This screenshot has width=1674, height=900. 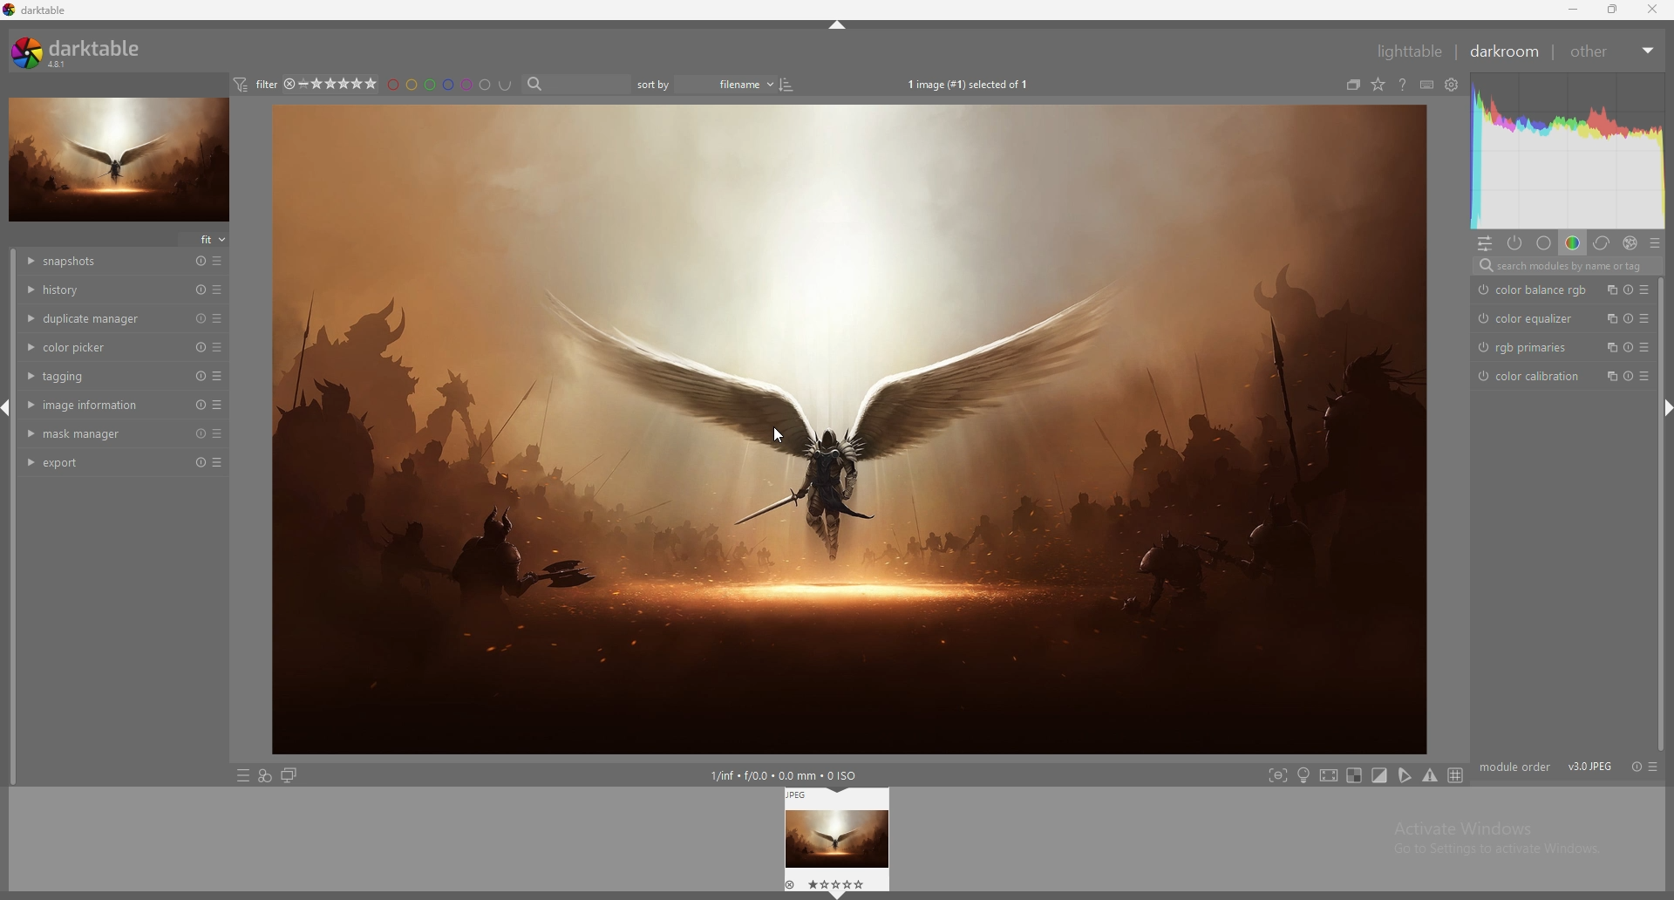 I want to click on rgb primaries, so click(x=1530, y=347).